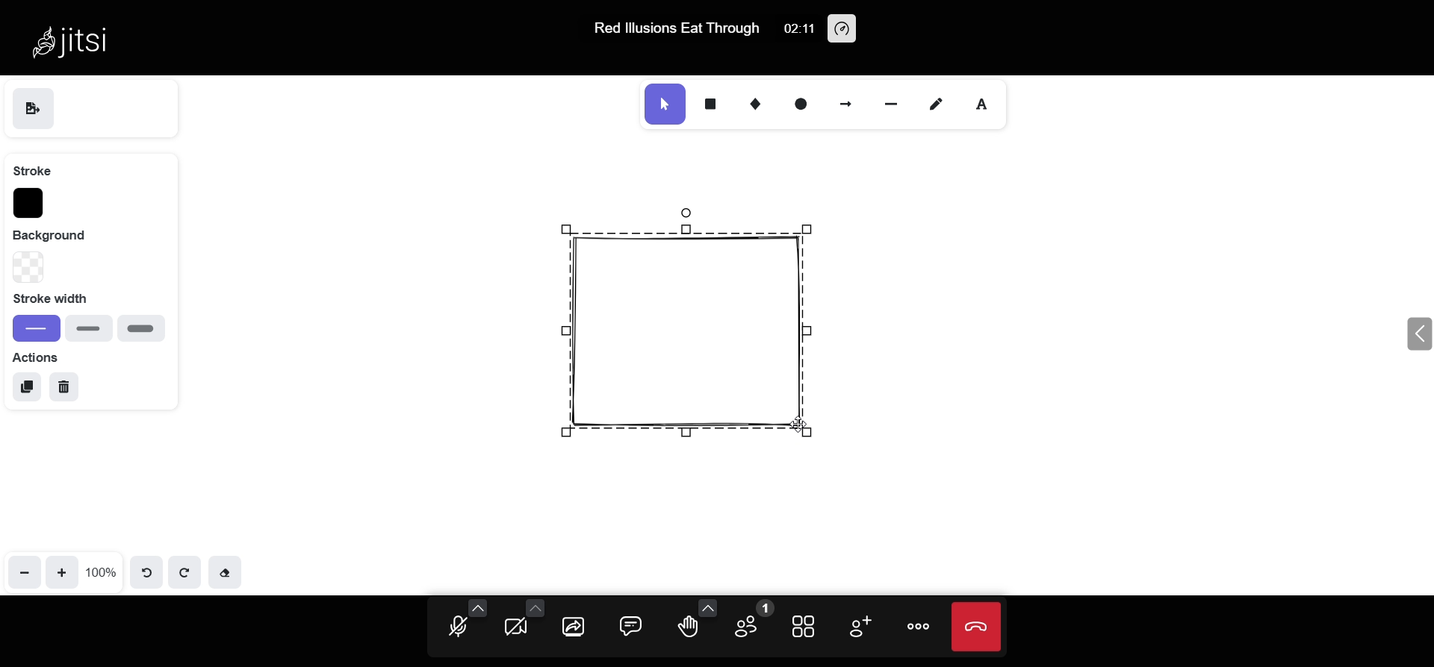 This screenshot has width=1434, height=667. What do you see at coordinates (843, 100) in the screenshot?
I see `arrow` at bounding box center [843, 100].